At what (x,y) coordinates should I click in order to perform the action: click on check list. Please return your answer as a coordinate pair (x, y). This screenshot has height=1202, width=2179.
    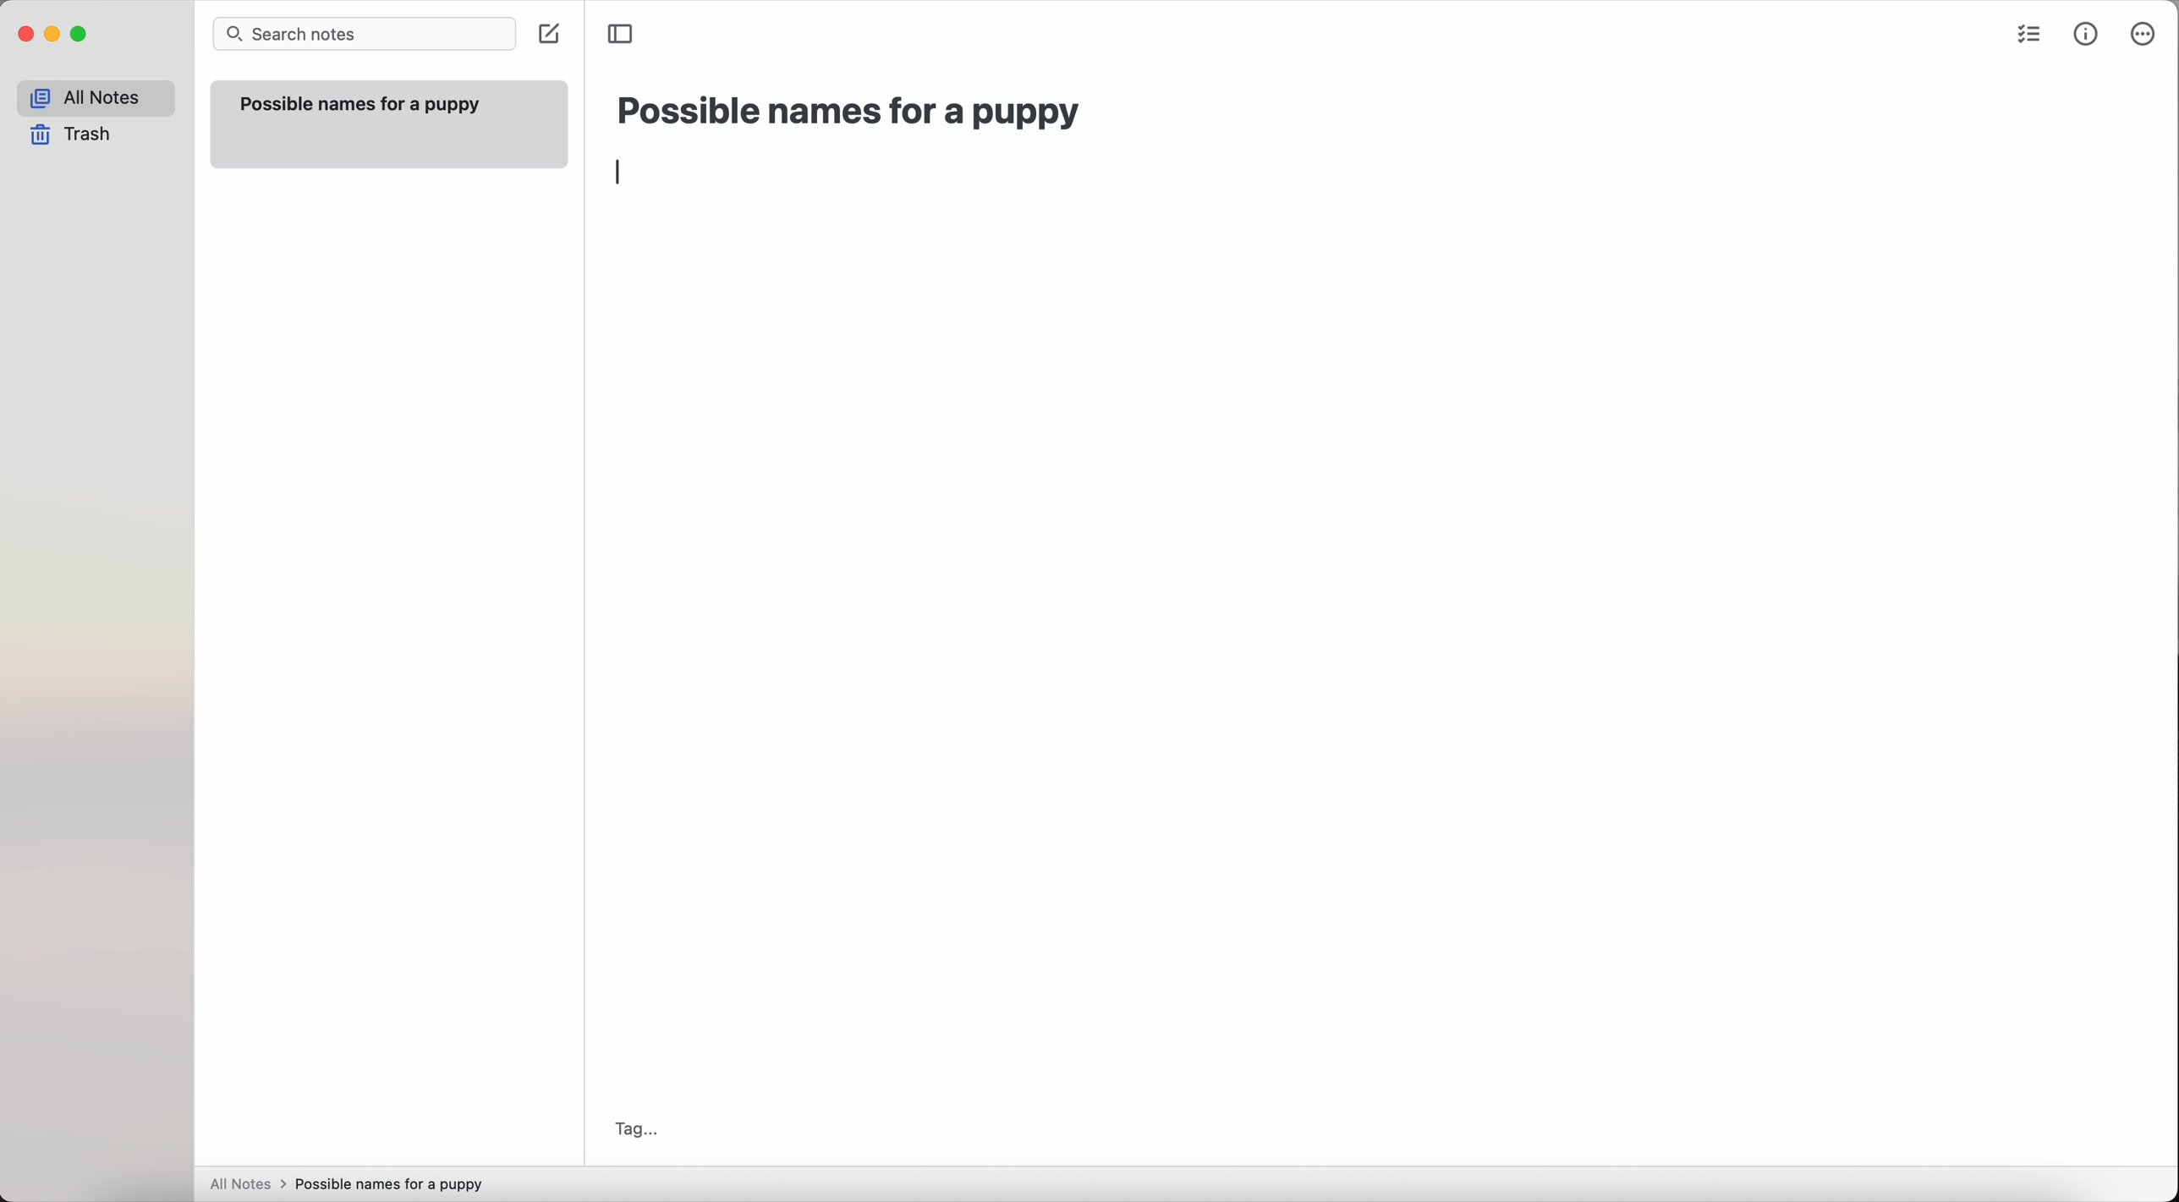
    Looking at the image, I should click on (2028, 36).